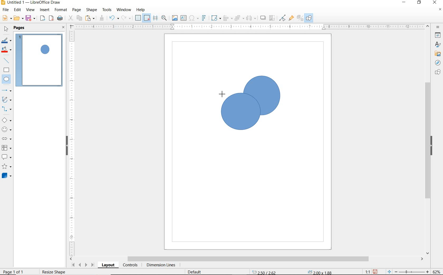 Image resolution: width=443 pixels, height=275 pixels. What do you see at coordinates (292, 271) in the screenshot?
I see `STANDARD SELECTION` at bounding box center [292, 271].